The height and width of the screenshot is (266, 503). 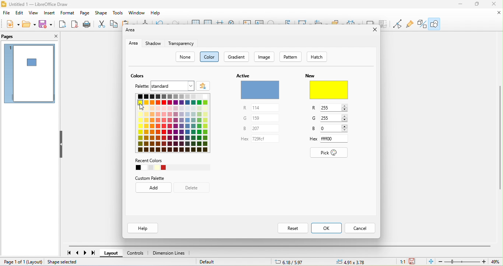 I want to click on color, so click(x=173, y=123).